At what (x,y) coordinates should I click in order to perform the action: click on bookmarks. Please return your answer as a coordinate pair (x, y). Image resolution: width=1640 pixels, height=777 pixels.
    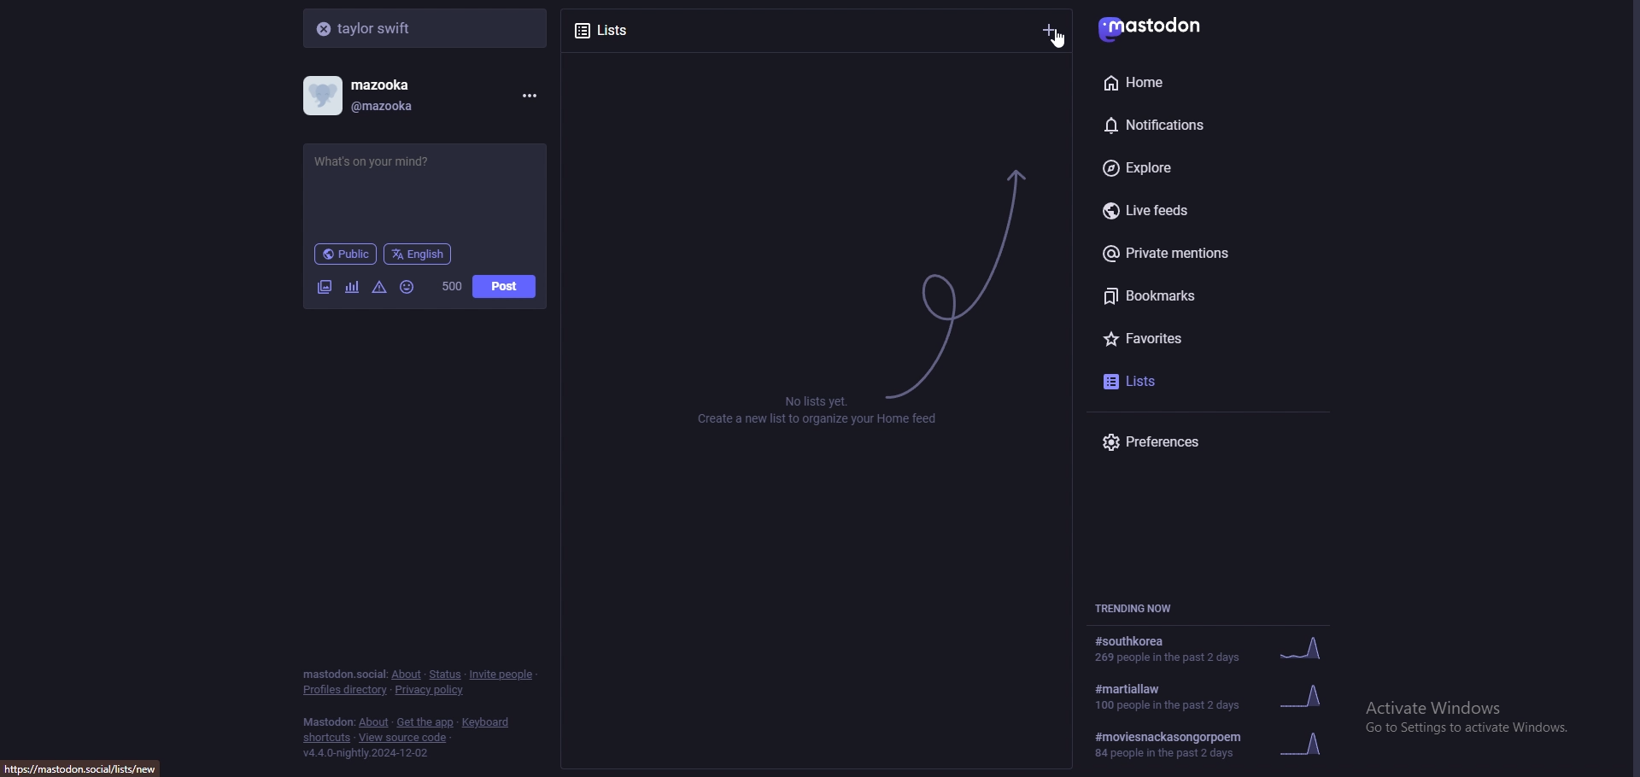
    Looking at the image, I should click on (1211, 295).